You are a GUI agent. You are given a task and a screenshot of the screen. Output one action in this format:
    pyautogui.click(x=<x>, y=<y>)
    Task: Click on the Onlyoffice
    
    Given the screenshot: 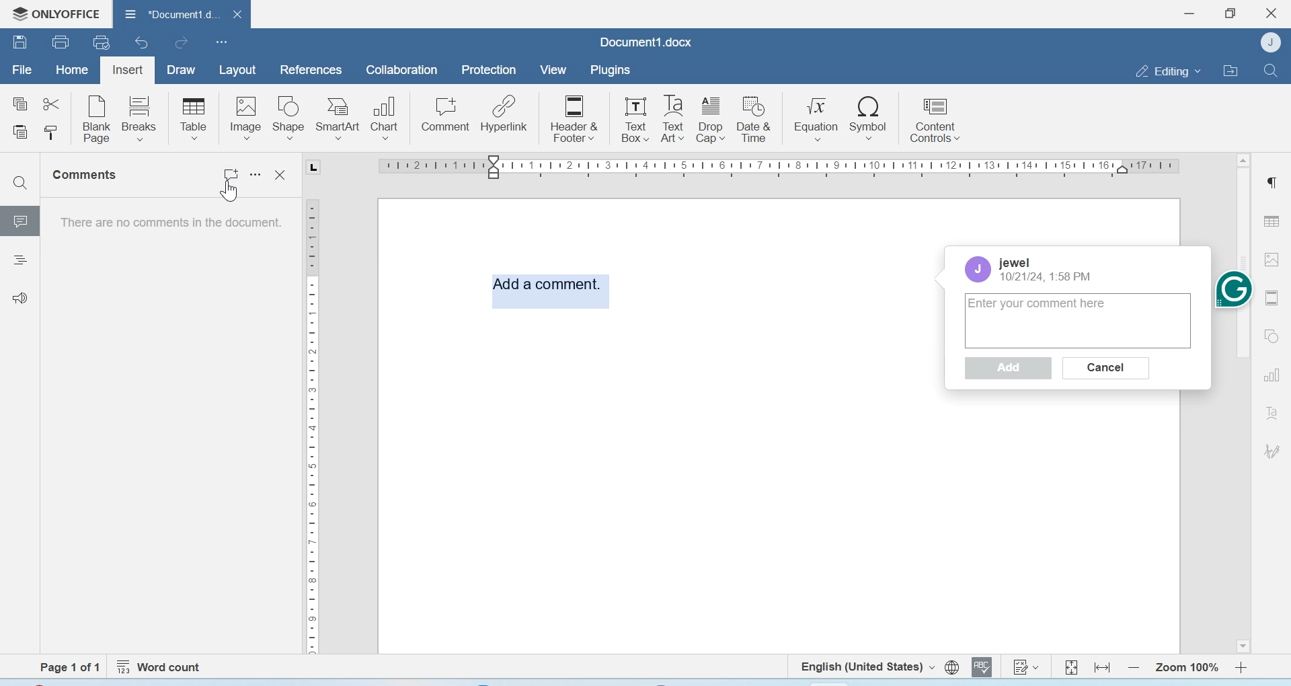 What is the action you would take?
    pyautogui.click(x=52, y=14)
    